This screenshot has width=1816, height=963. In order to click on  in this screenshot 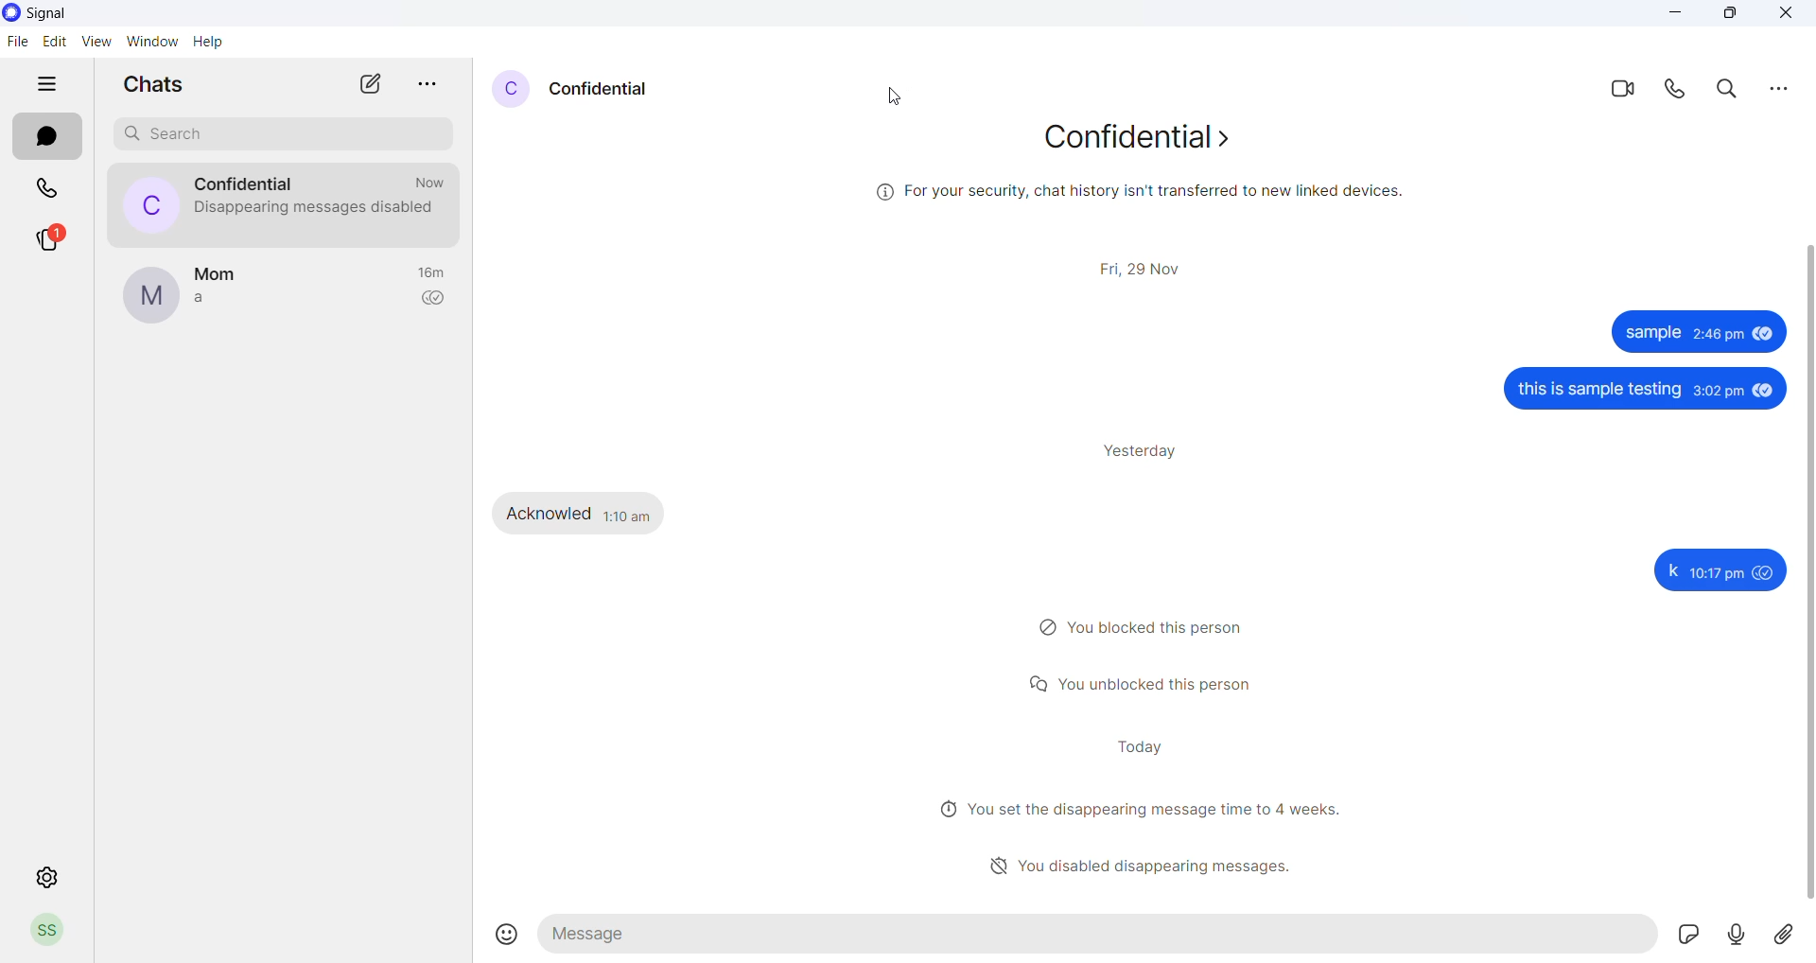, I will do `click(1737, 14)`.